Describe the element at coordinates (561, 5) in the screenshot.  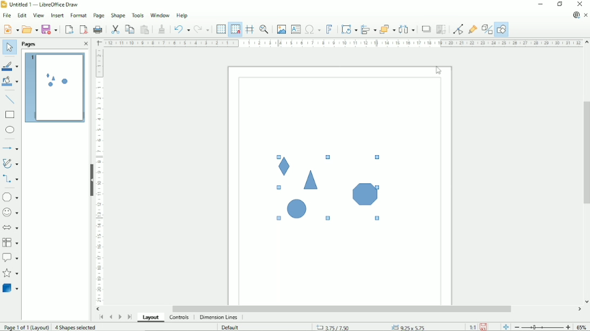
I see `Restore down` at that location.